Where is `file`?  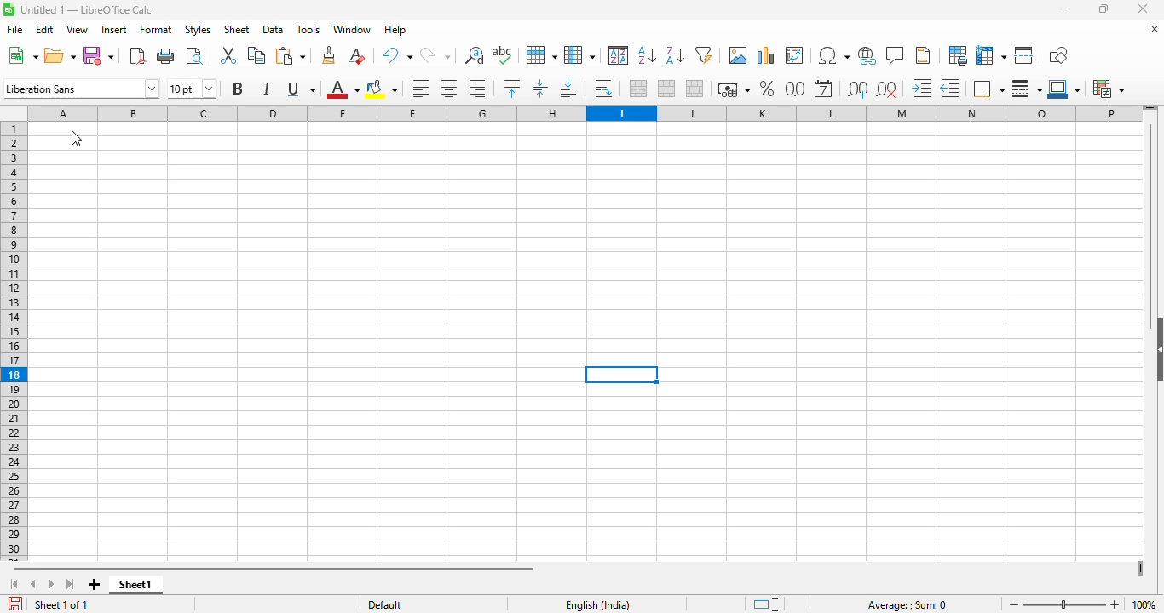 file is located at coordinates (15, 29).